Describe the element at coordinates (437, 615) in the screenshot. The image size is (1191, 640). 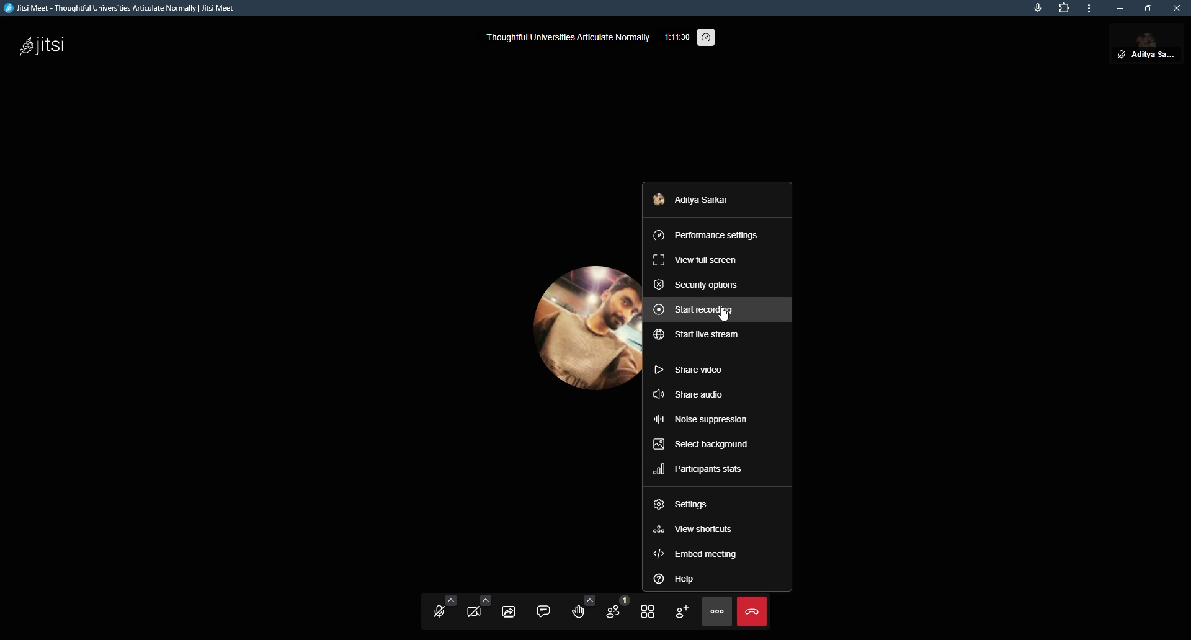
I see `unmute mic` at that location.